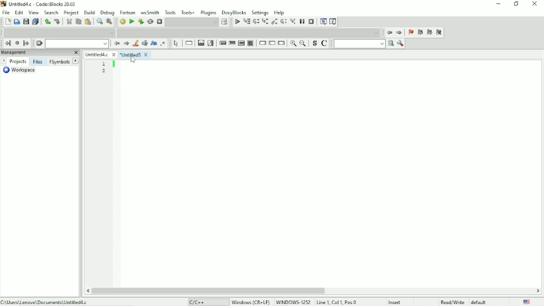 This screenshot has height=306, width=544. What do you see at coordinates (262, 43) in the screenshot?
I see `Break-instruction` at bounding box center [262, 43].